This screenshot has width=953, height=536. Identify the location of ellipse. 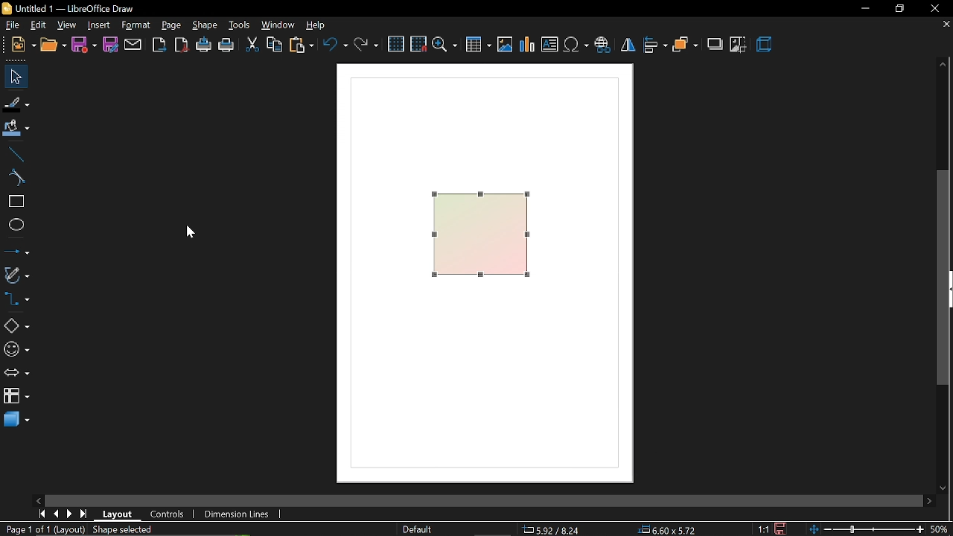
(13, 226).